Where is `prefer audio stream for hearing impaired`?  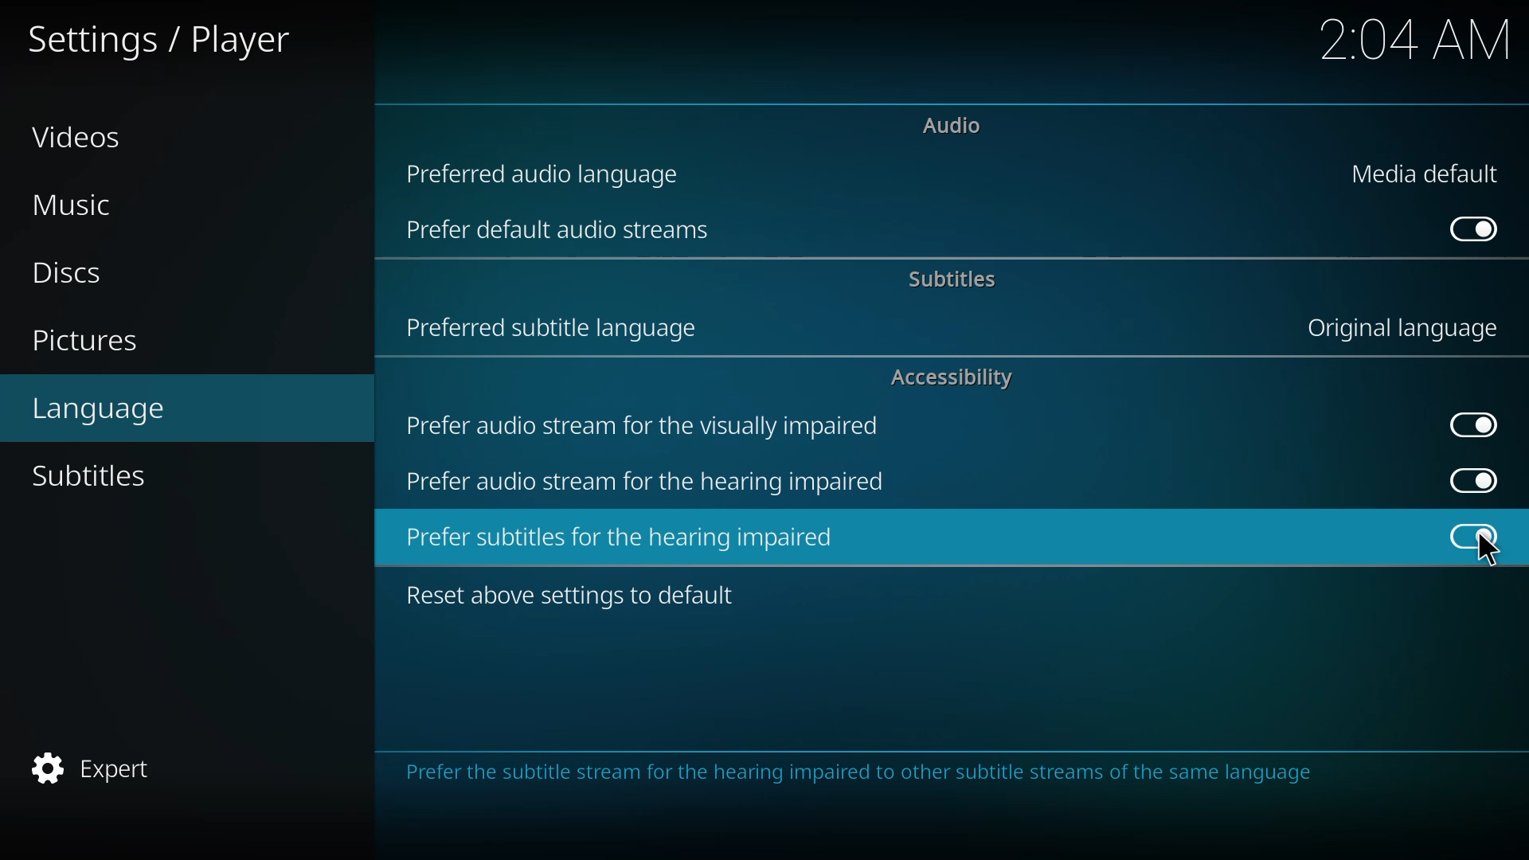
prefer audio stream for hearing impaired is located at coordinates (651, 482).